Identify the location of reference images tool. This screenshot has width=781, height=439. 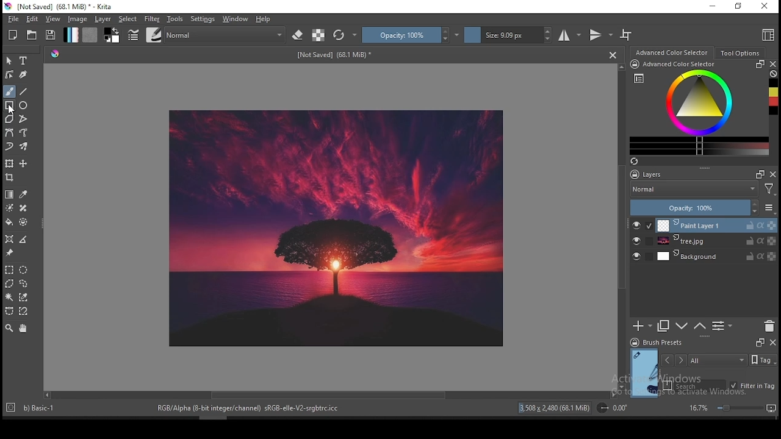
(10, 253).